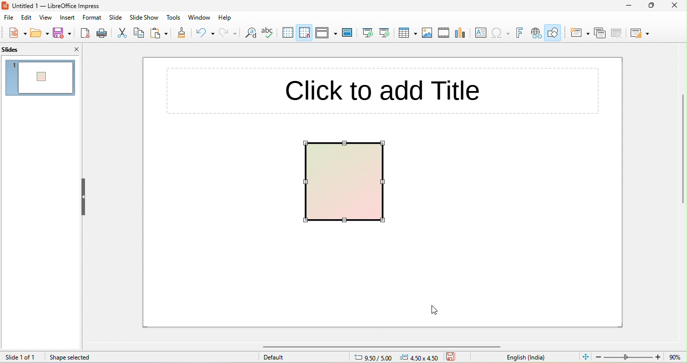 The image size is (687, 363). I want to click on edit, so click(25, 17).